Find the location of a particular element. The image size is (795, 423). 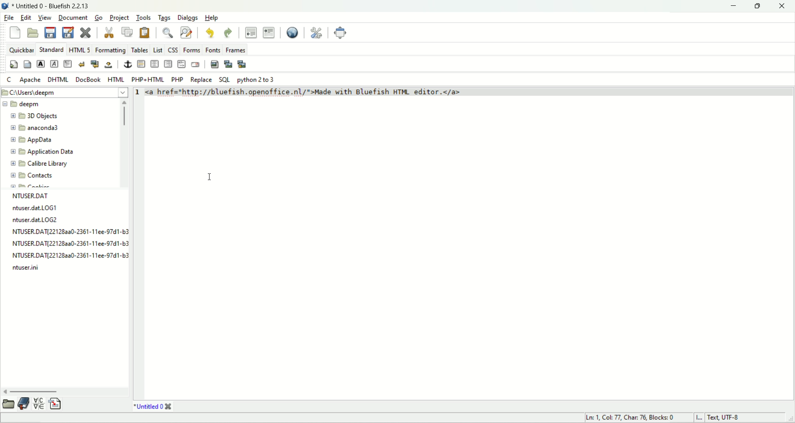

deepm is located at coordinates (22, 104).